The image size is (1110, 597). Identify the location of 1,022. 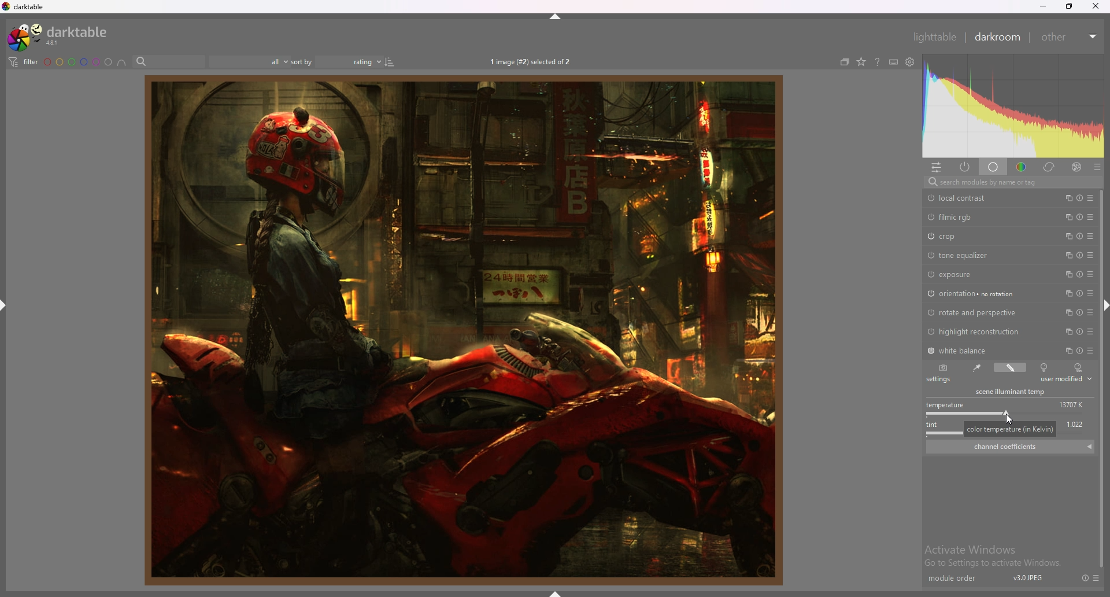
(1079, 426).